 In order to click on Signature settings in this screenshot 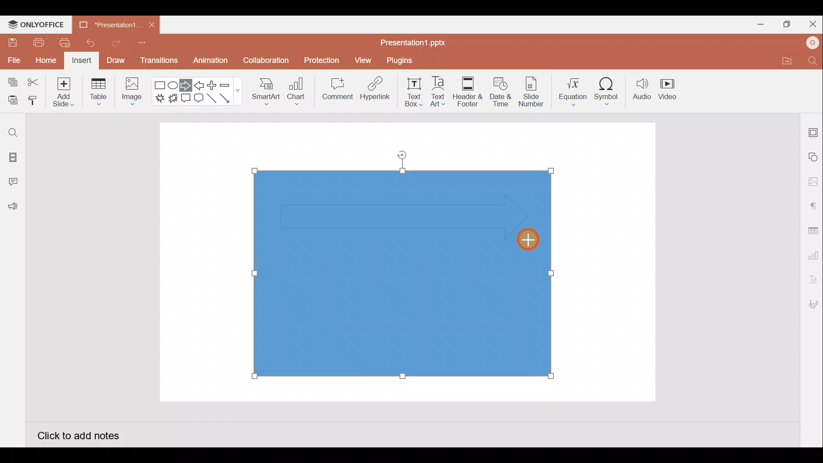, I will do `click(812, 305)`.